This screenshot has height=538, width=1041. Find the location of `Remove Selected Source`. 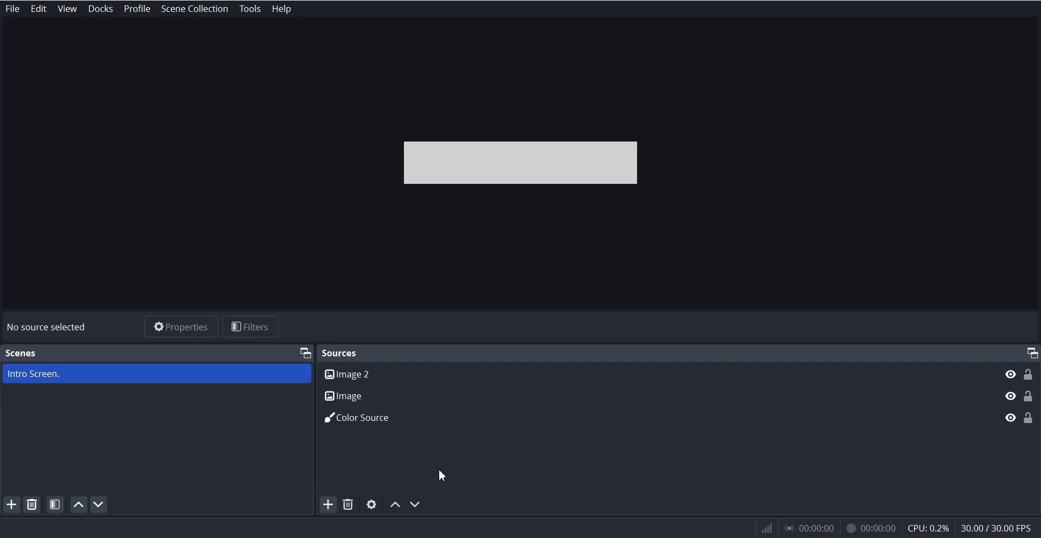

Remove Selected Source is located at coordinates (348, 505).